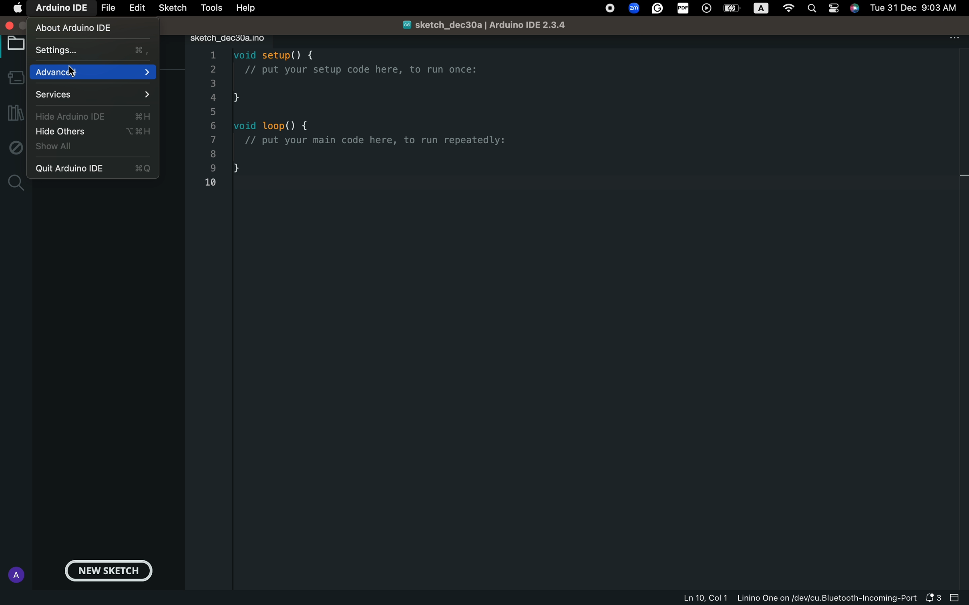 The width and height of the screenshot is (969, 605). What do you see at coordinates (12, 26) in the screenshot?
I see `windows control` at bounding box center [12, 26].